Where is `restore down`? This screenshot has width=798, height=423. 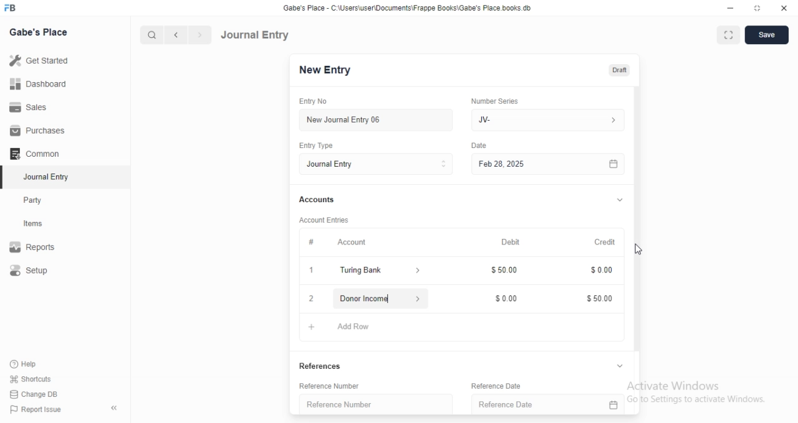 restore down is located at coordinates (758, 9).